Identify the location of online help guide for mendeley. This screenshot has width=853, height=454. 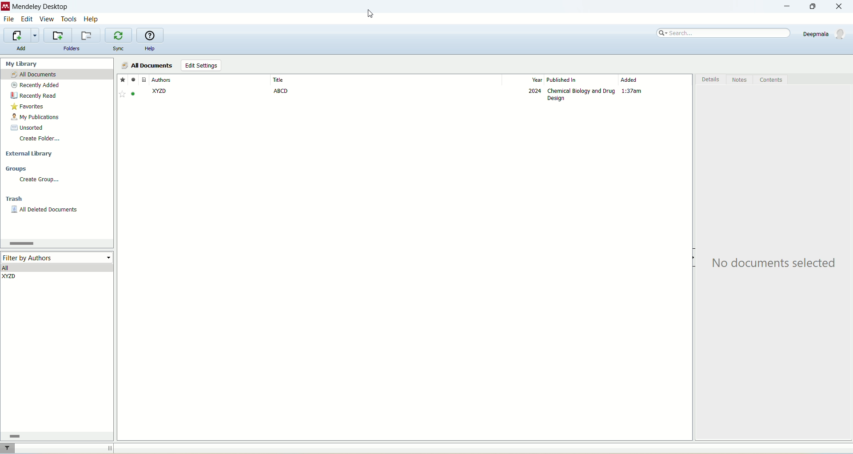
(151, 36).